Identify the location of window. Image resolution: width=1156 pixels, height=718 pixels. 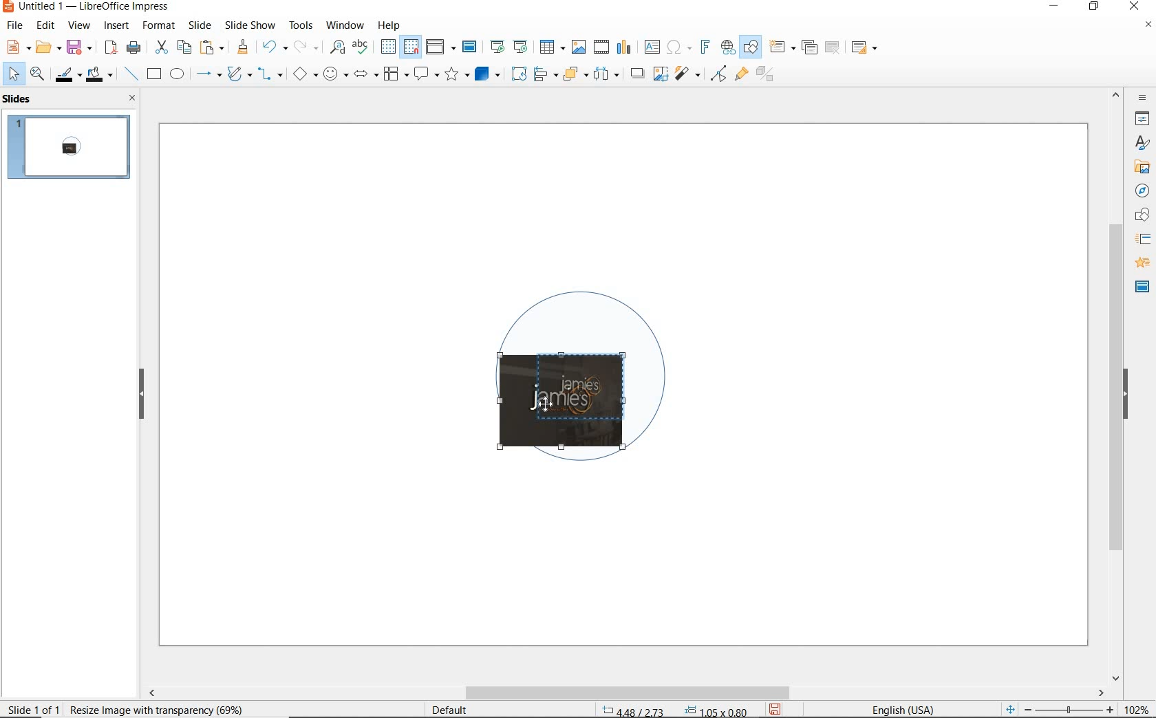
(345, 24).